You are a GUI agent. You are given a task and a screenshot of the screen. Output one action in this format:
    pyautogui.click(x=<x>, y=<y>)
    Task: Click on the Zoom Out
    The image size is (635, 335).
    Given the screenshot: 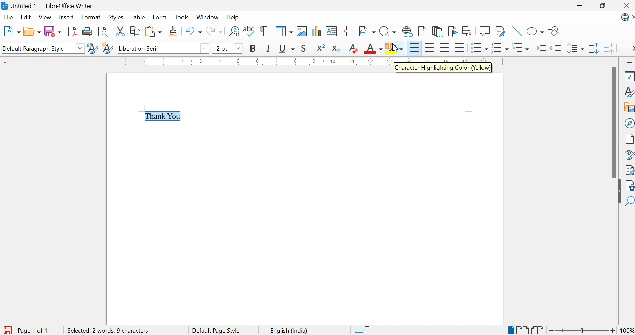 What is the action you would take?
    pyautogui.click(x=552, y=331)
    